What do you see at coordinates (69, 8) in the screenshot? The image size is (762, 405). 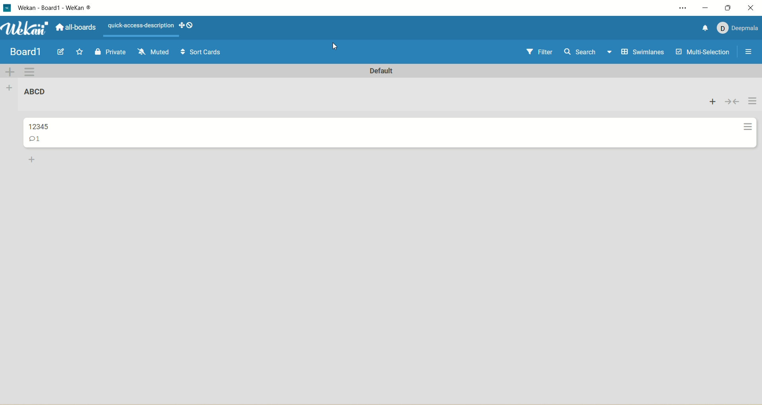 I see `title` at bounding box center [69, 8].